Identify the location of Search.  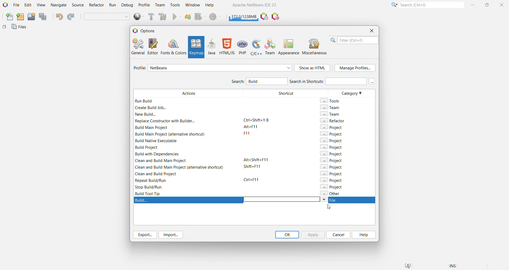
(237, 82).